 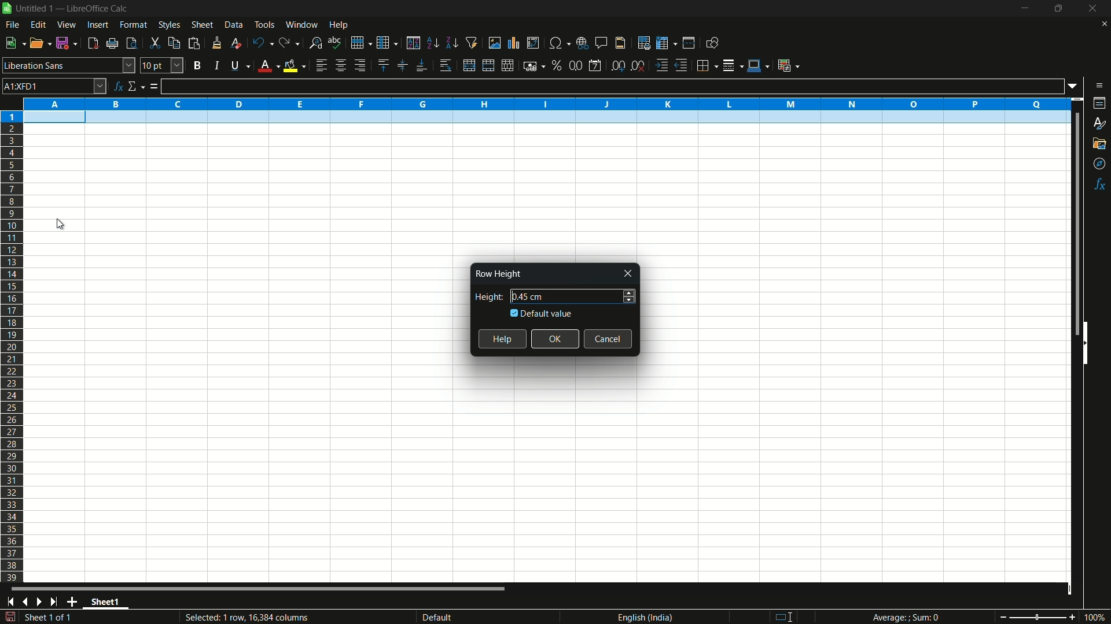 I want to click on format as number, so click(x=575, y=65).